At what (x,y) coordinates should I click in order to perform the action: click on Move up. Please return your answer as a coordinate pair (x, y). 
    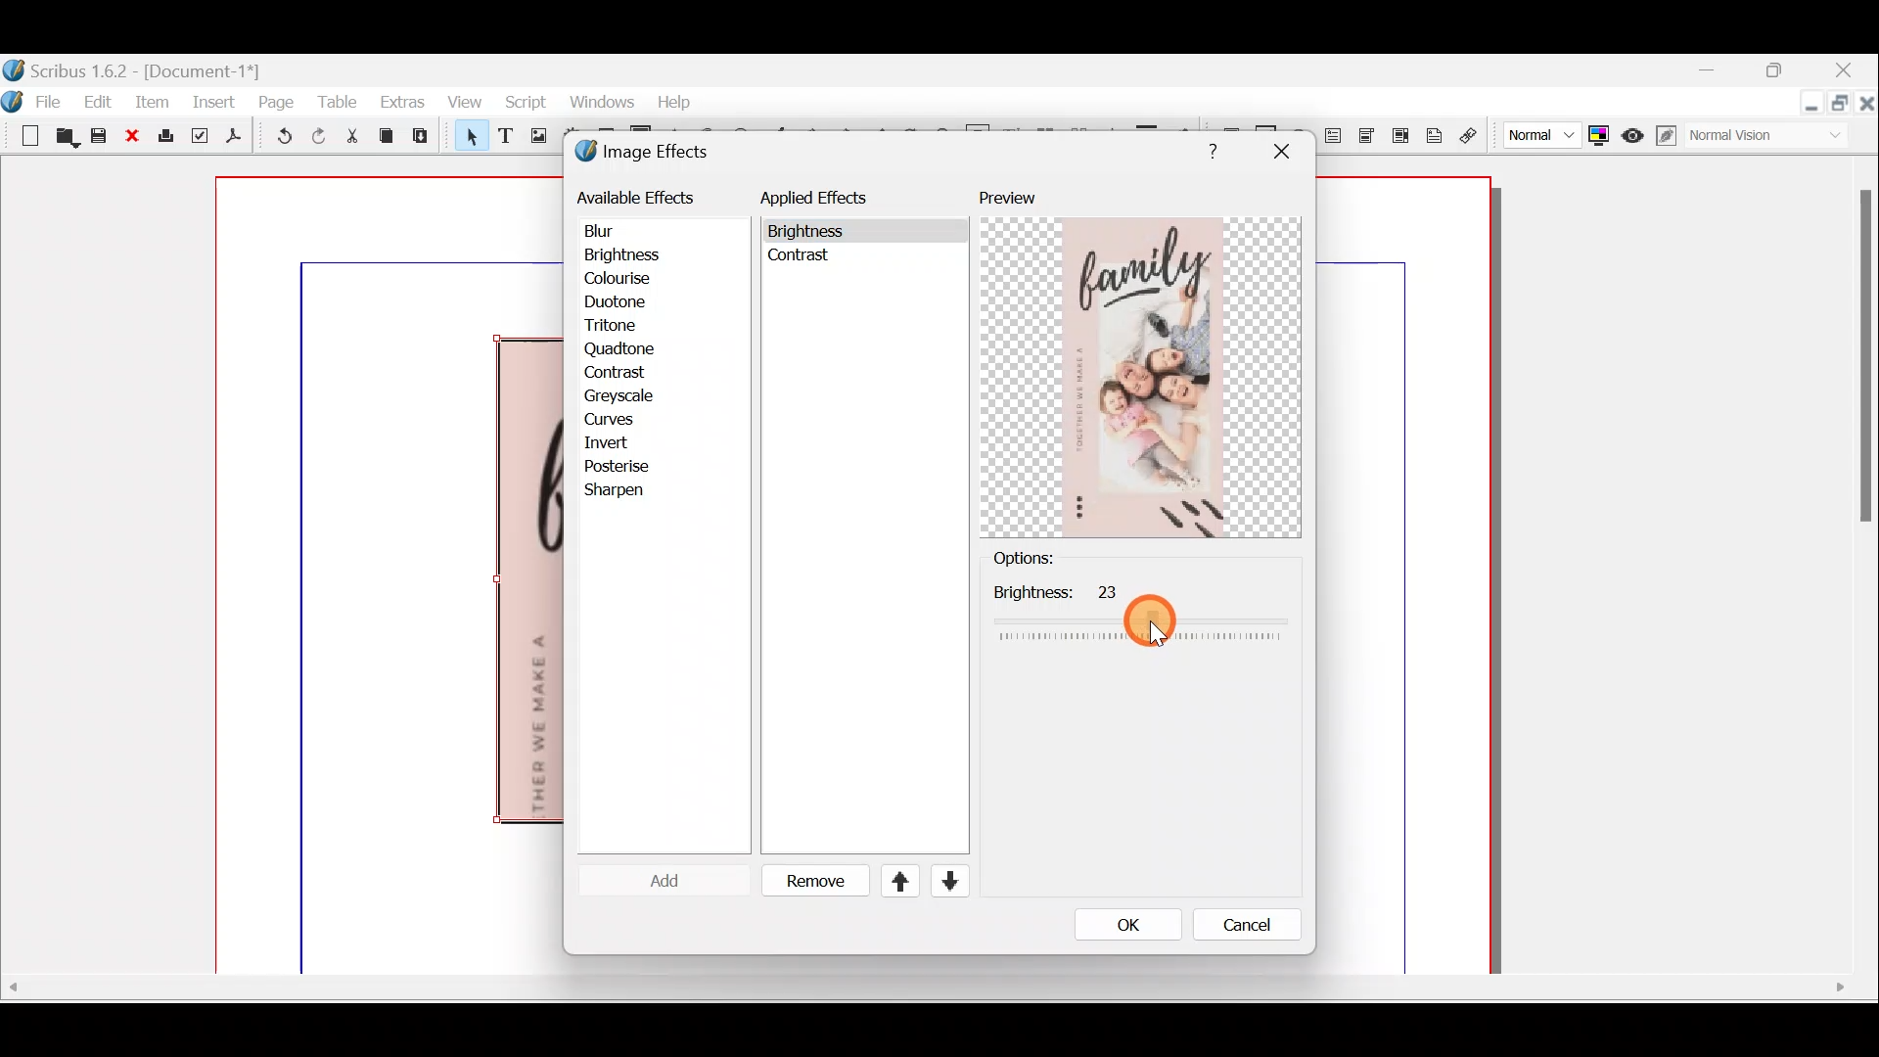
    Looking at the image, I should click on (892, 881).